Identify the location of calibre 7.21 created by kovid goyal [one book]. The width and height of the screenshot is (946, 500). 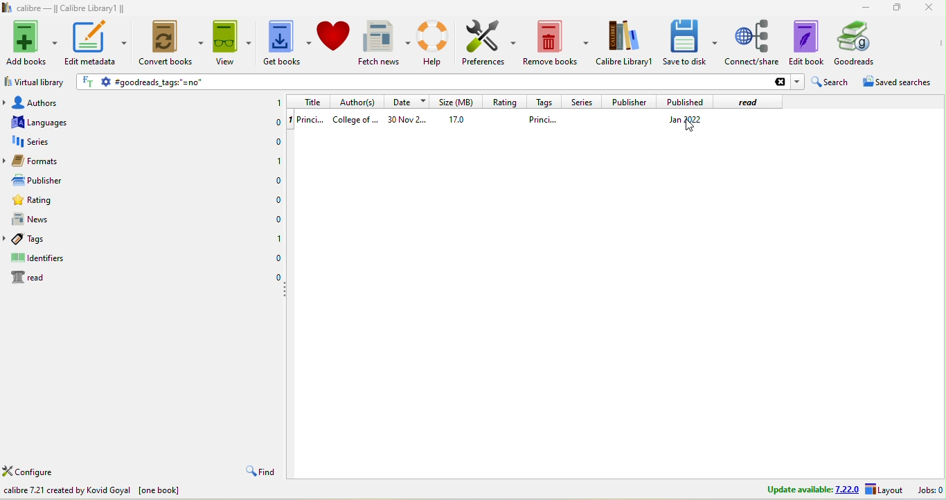
(99, 491).